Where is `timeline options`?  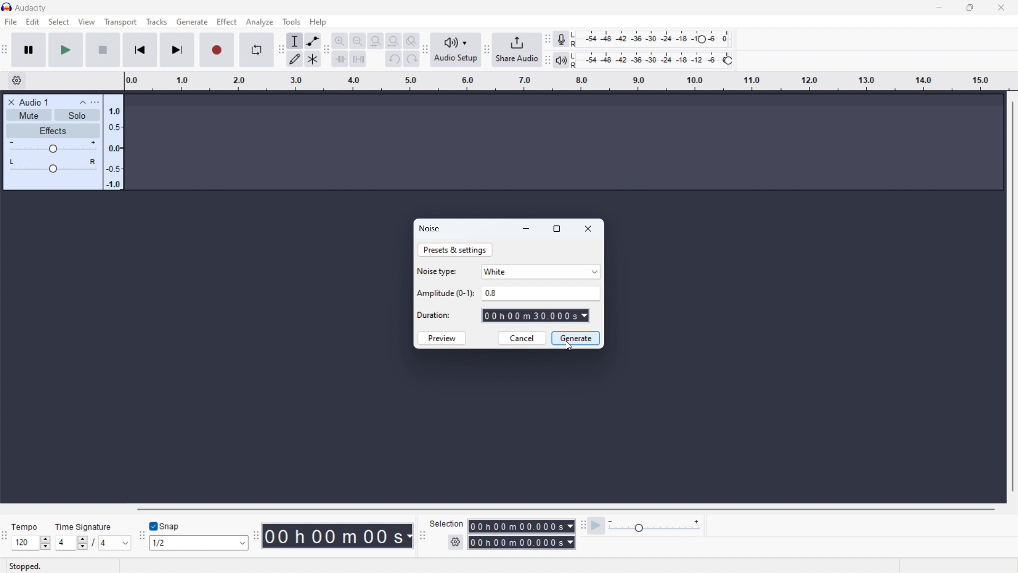 timeline options is located at coordinates (17, 81).